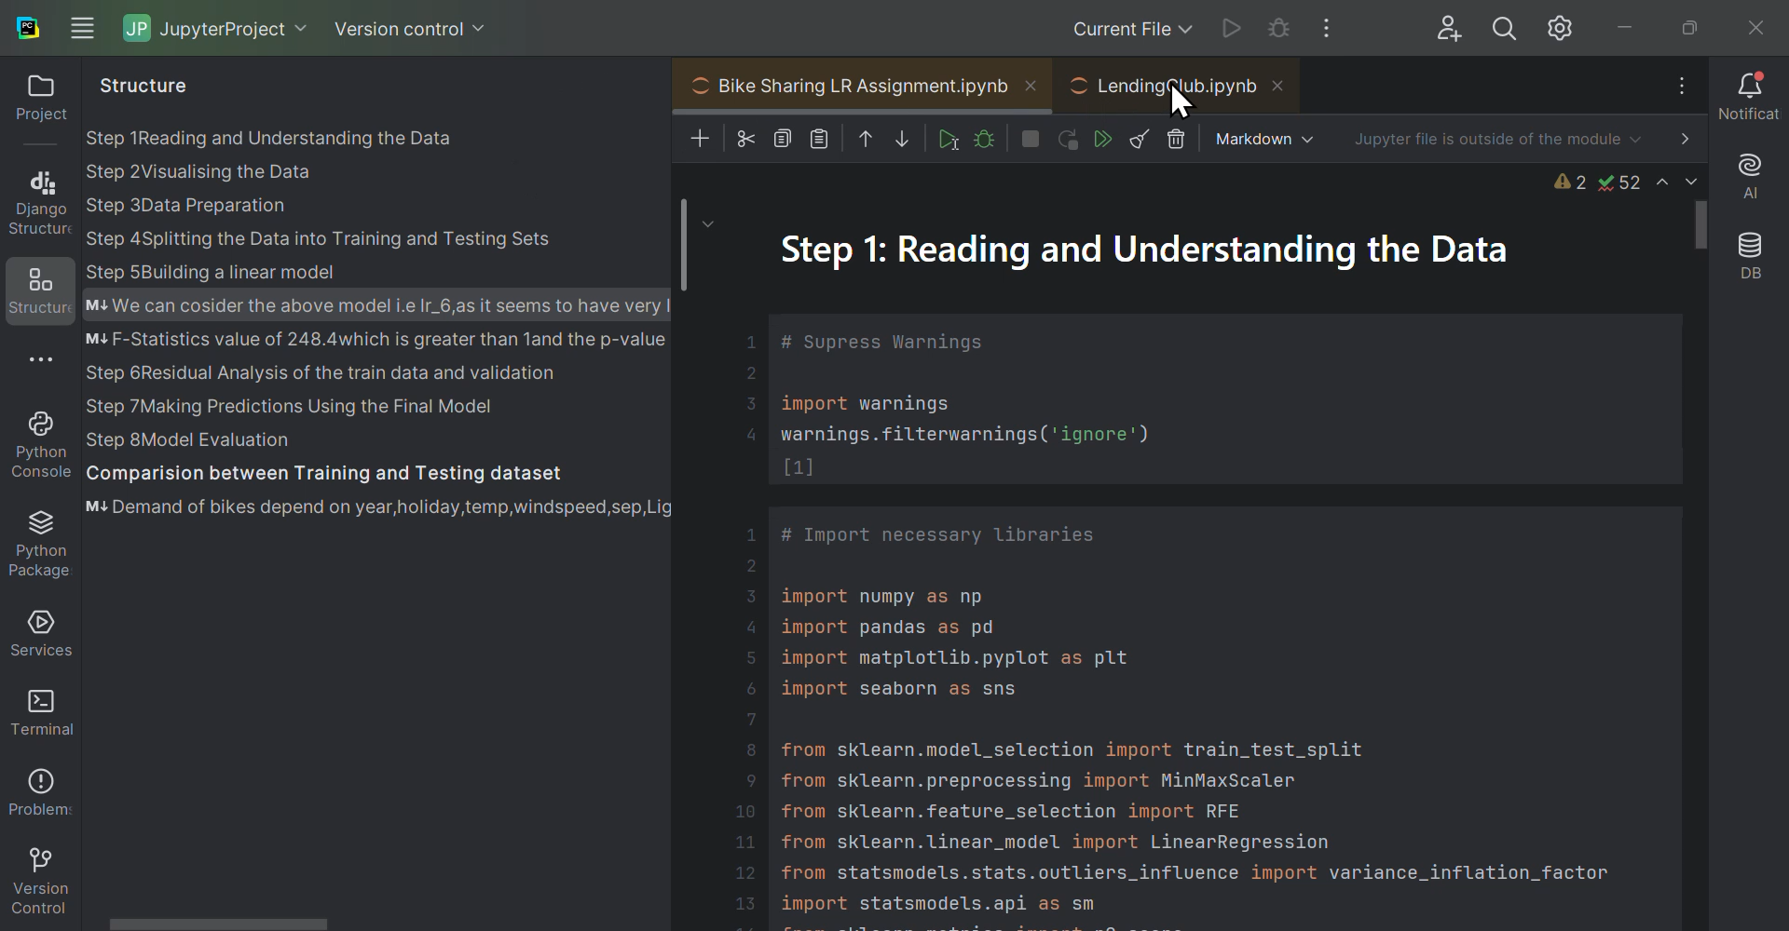 The height and width of the screenshot is (931, 1789). I want to click on Move up, so click(866, 141).